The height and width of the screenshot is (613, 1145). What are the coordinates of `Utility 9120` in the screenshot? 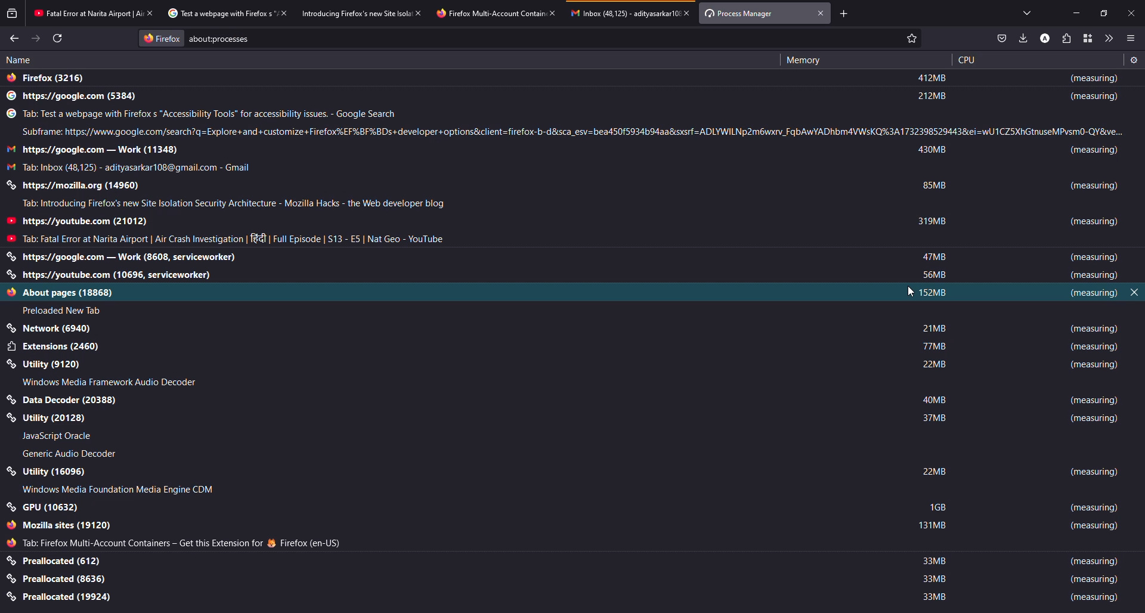 It's located at (44, 366).